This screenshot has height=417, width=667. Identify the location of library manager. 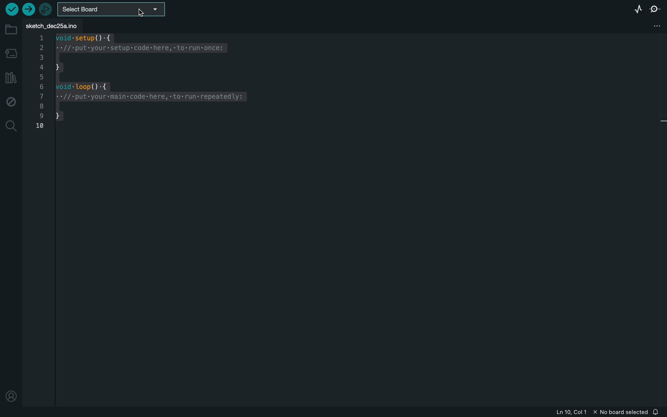
(10, 77).